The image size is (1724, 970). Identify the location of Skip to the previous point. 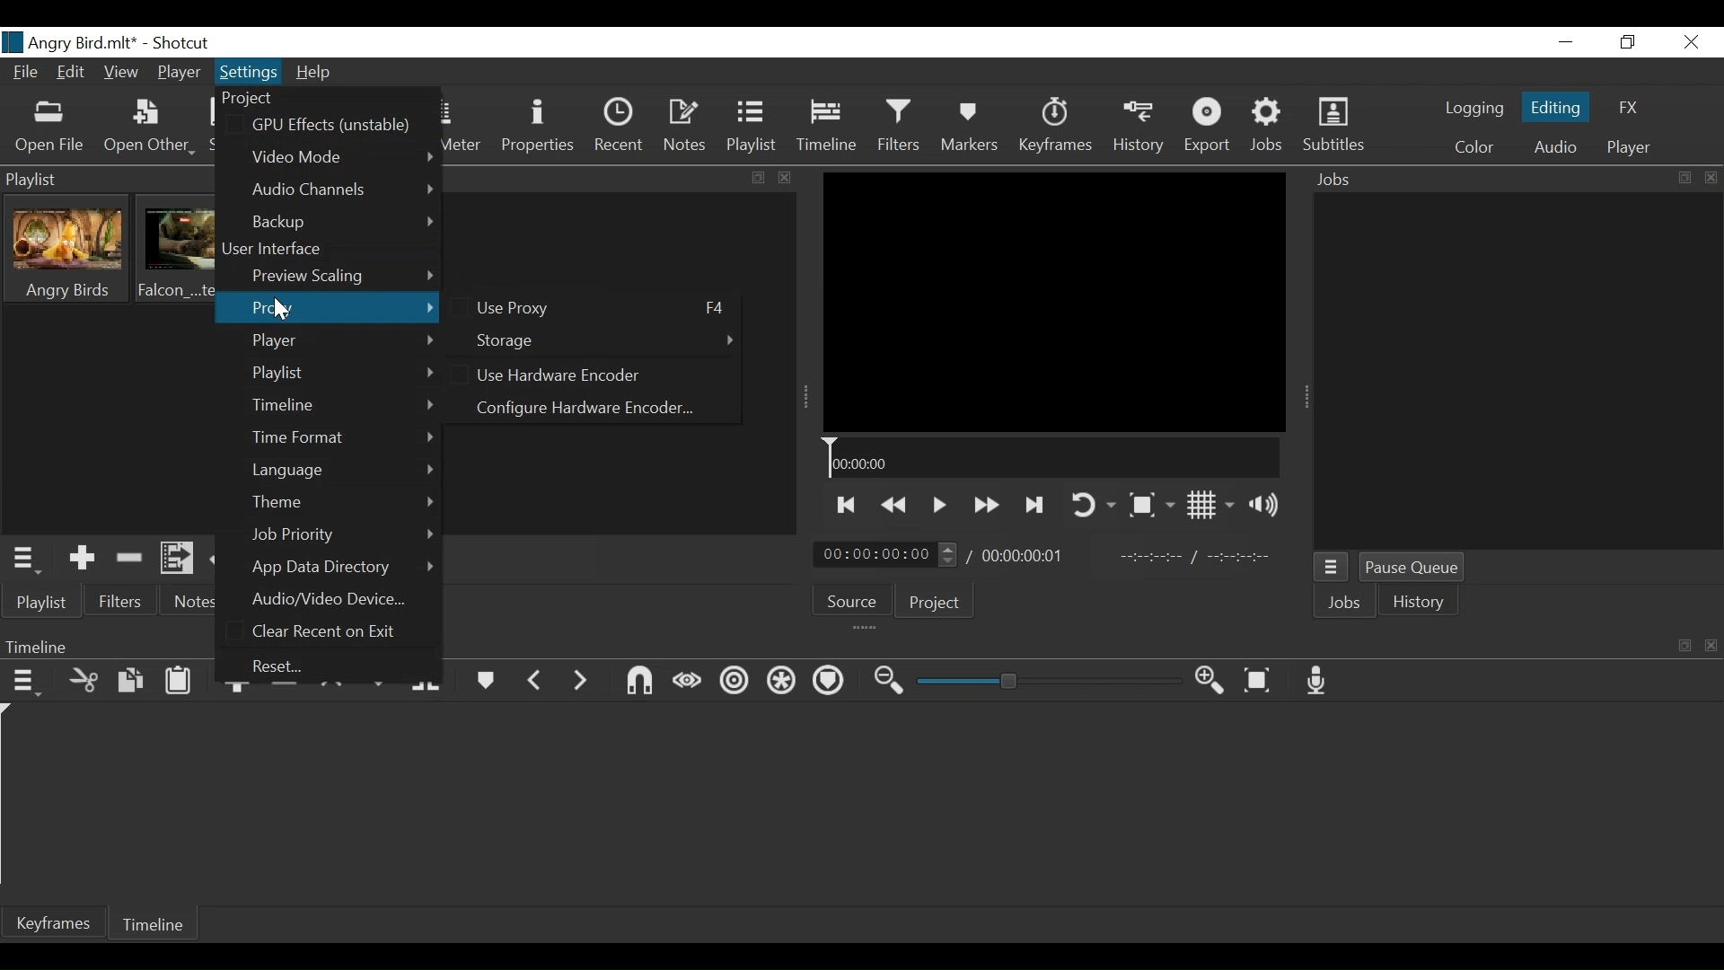
(848, 507).